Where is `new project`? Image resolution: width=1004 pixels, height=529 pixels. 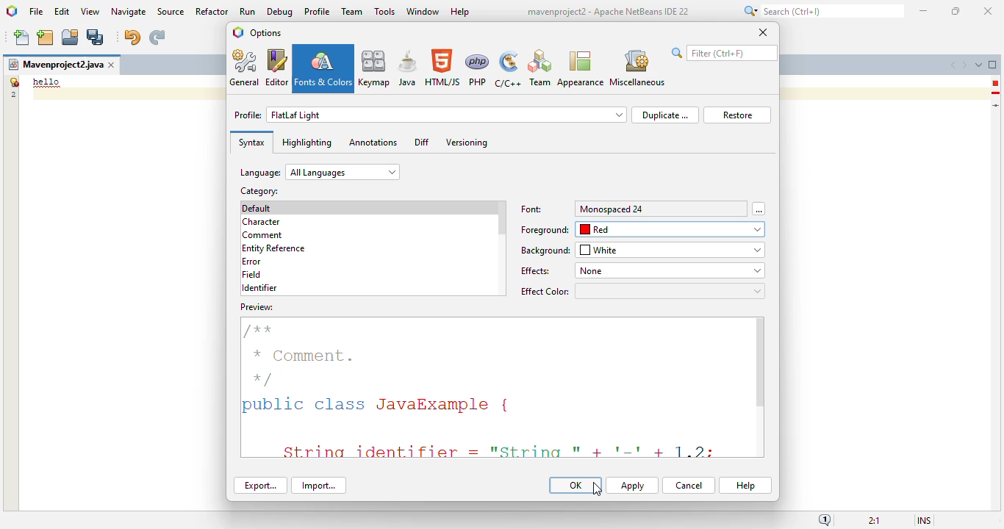
new project is located at coordinates (45, 37).